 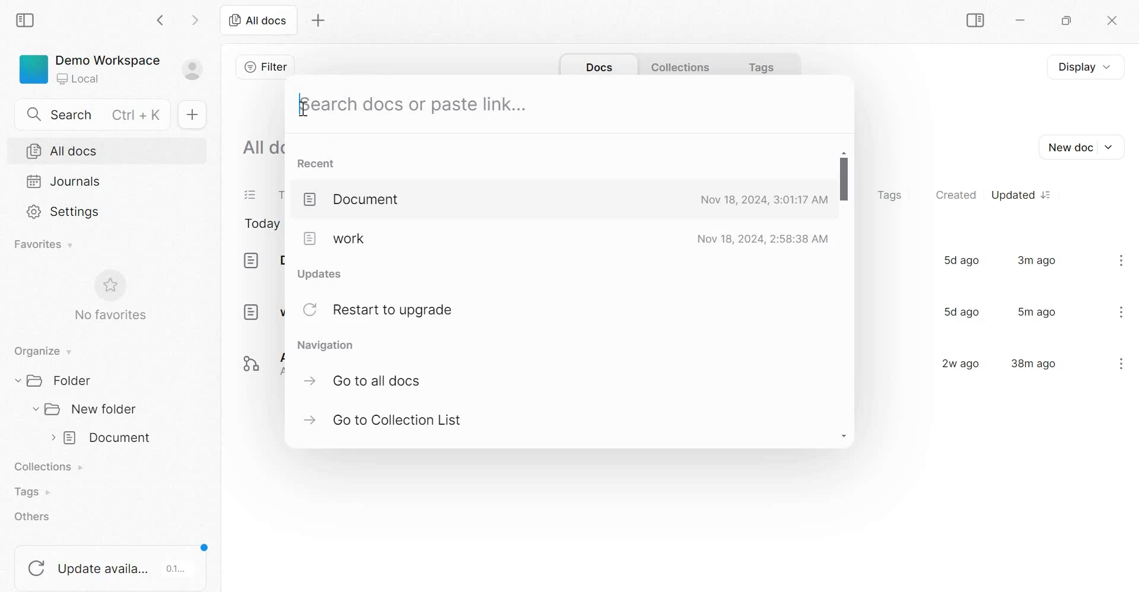 What do you see at coordinates (101, 439) in the screenshot?
I see `Document` at bounding box center [101, 439].